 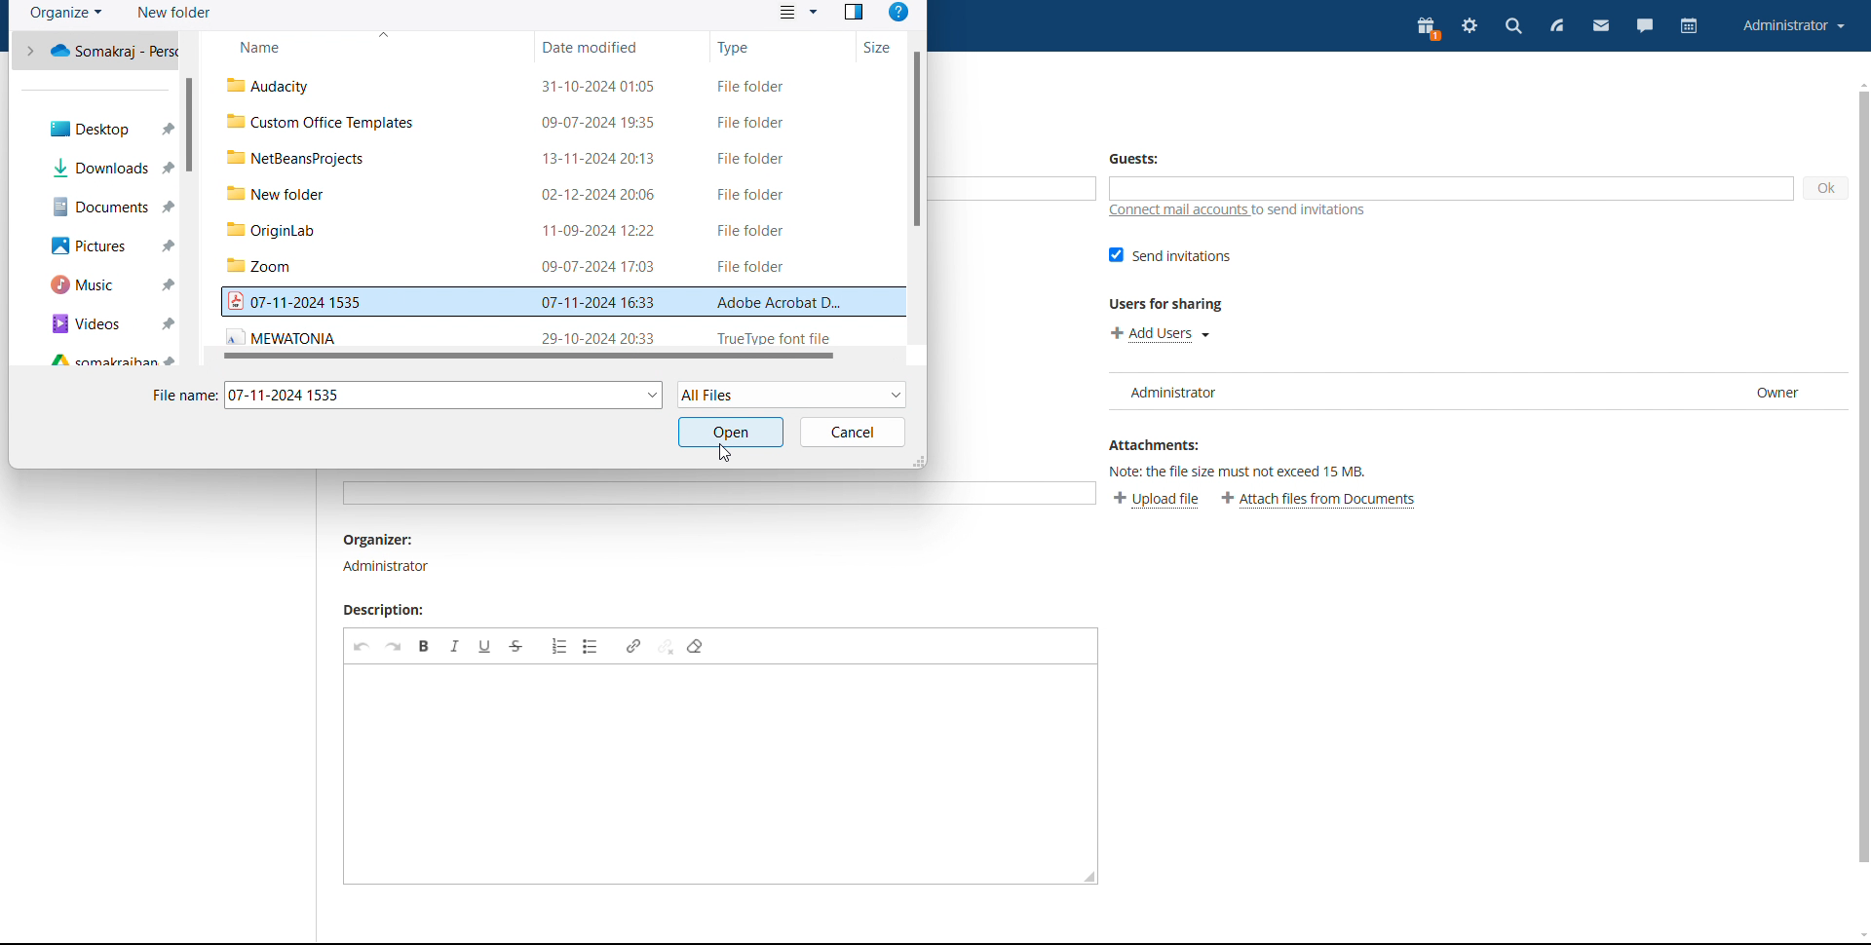 What do you see at coordinates (1859, 487) in the screenshot?
I see `` at bounding box center [1859, 487].